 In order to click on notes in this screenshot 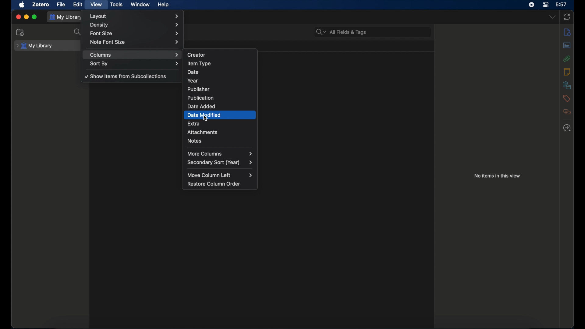, I will do `click(219, 140)`.